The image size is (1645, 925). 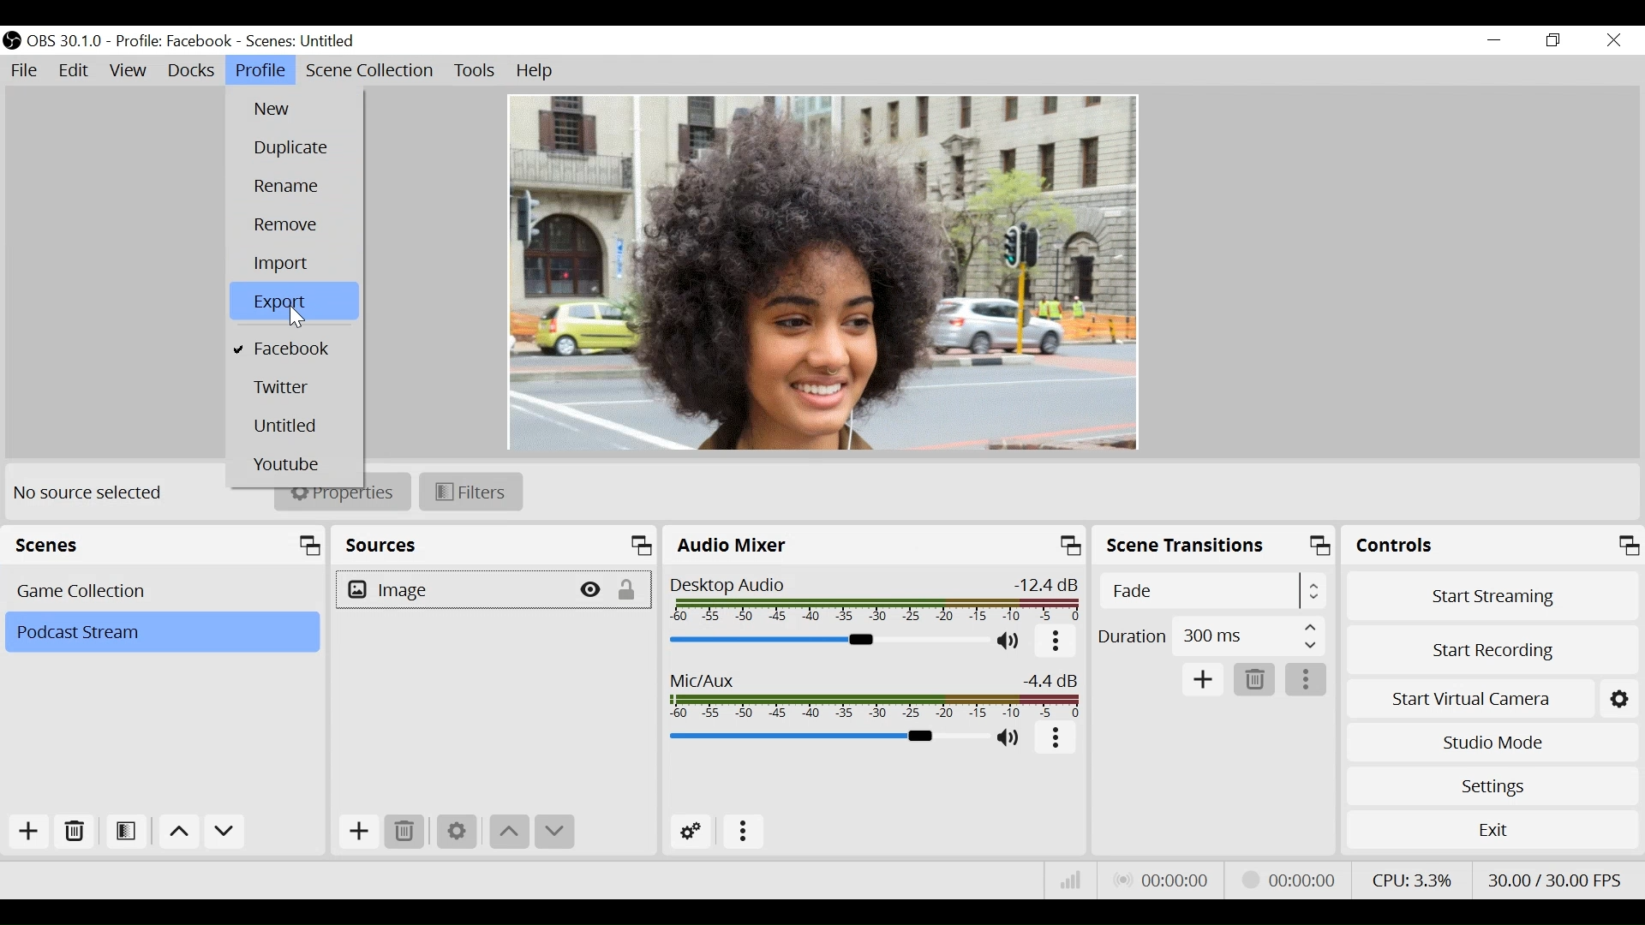 I want to click on minimize, so click(x=1494, y=42).